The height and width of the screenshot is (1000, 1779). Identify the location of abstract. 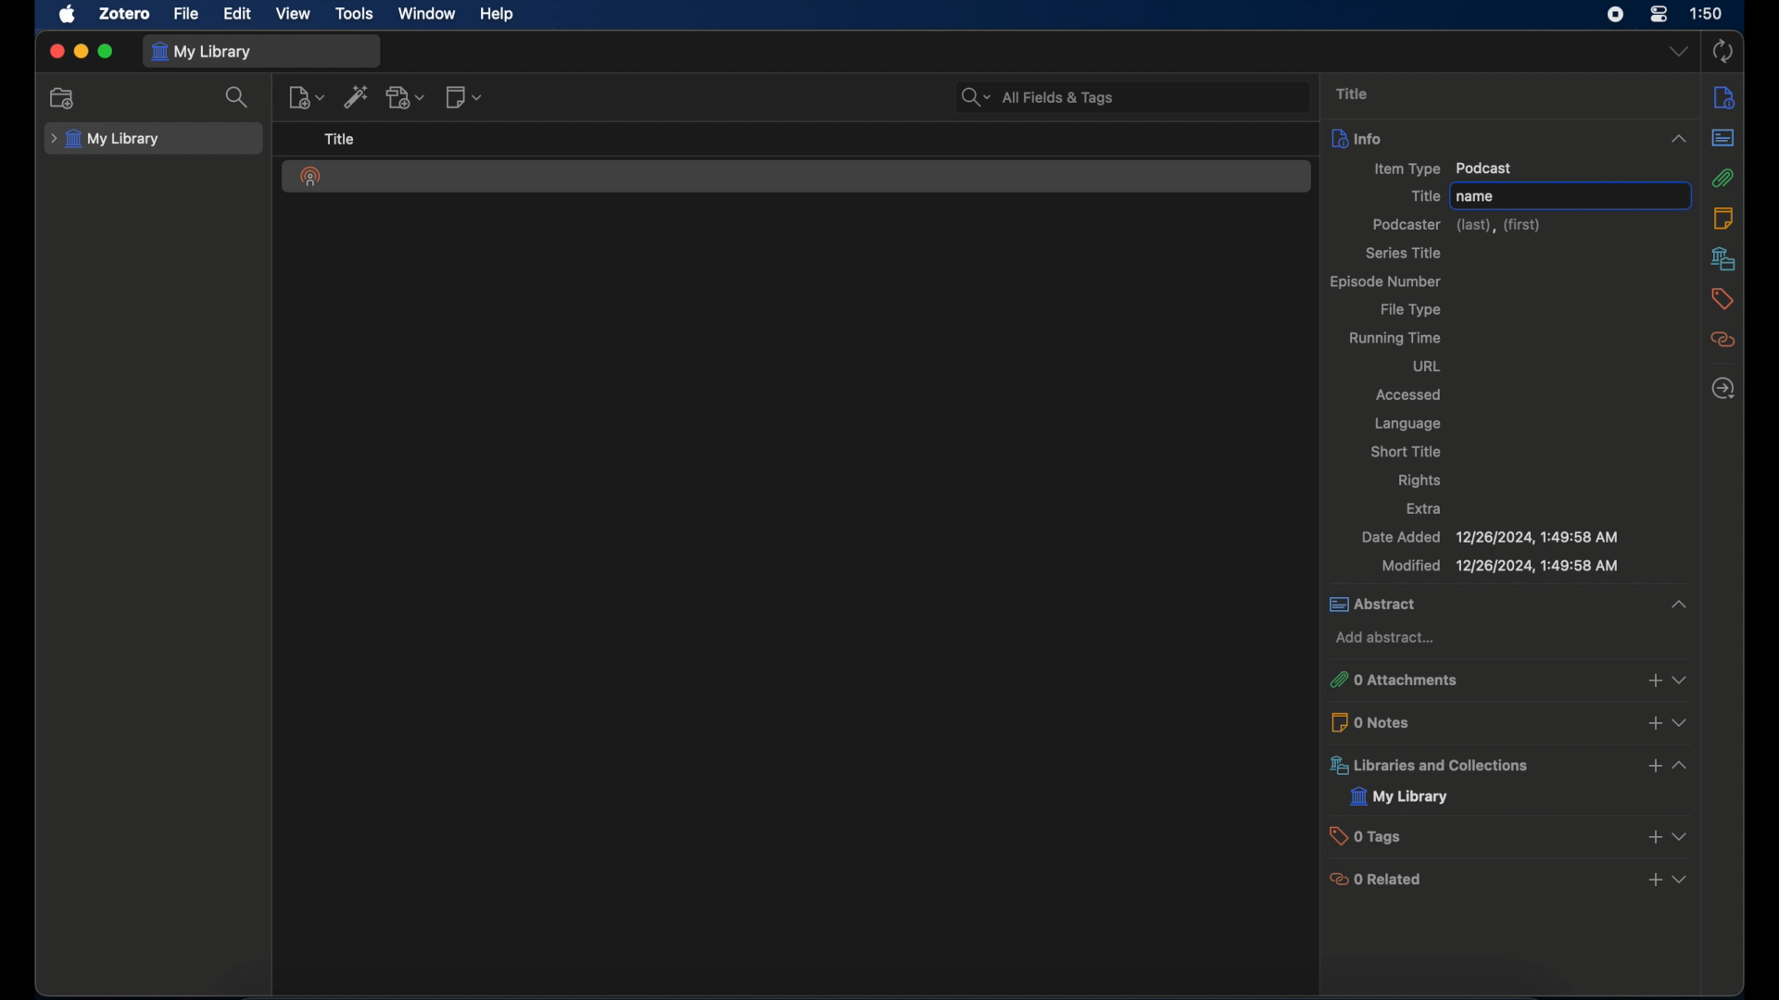
(1723, 138).